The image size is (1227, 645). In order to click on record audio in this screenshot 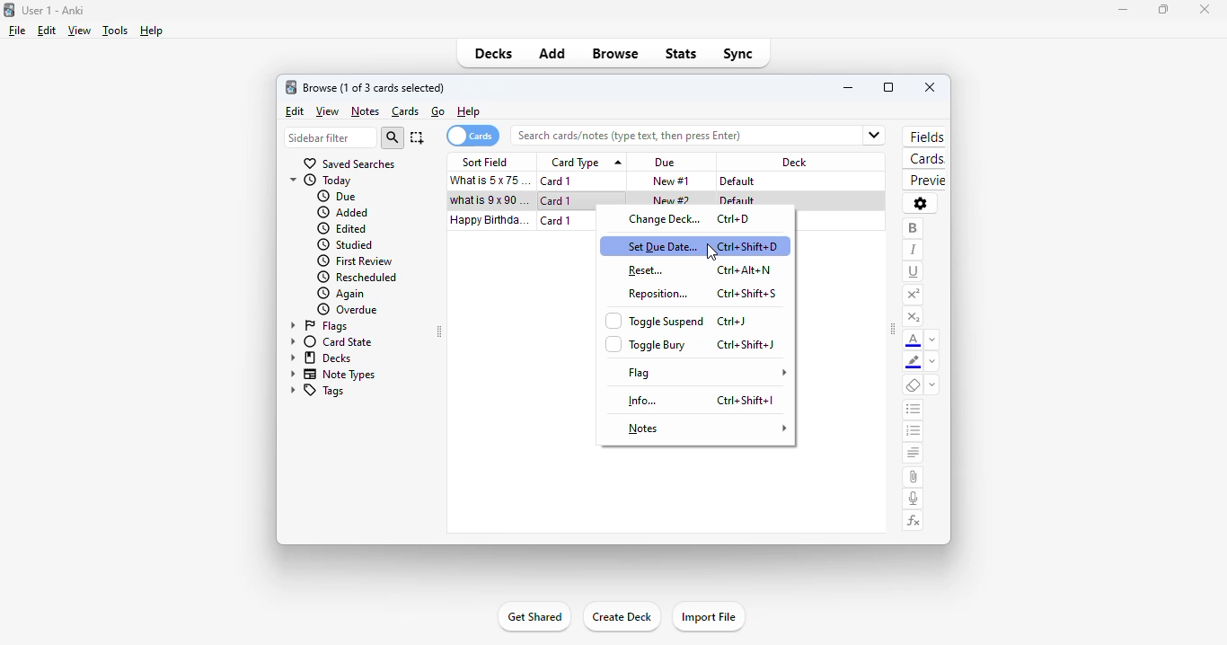, I will do `click(914, 499)`.